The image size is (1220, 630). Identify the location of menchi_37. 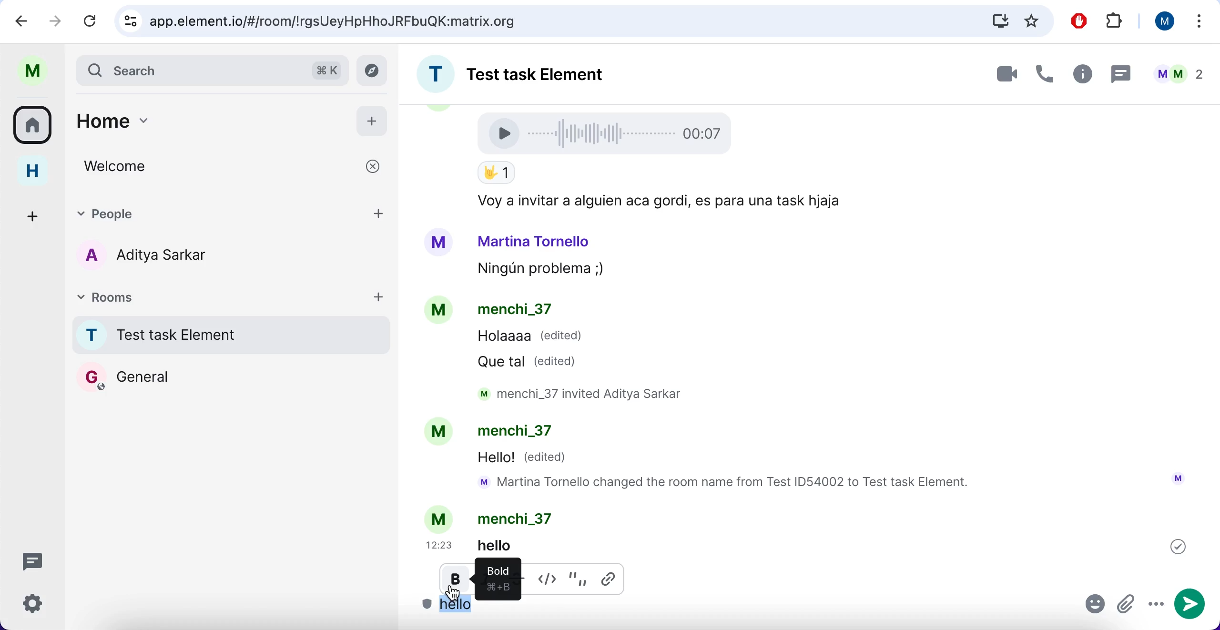
(515, 311).